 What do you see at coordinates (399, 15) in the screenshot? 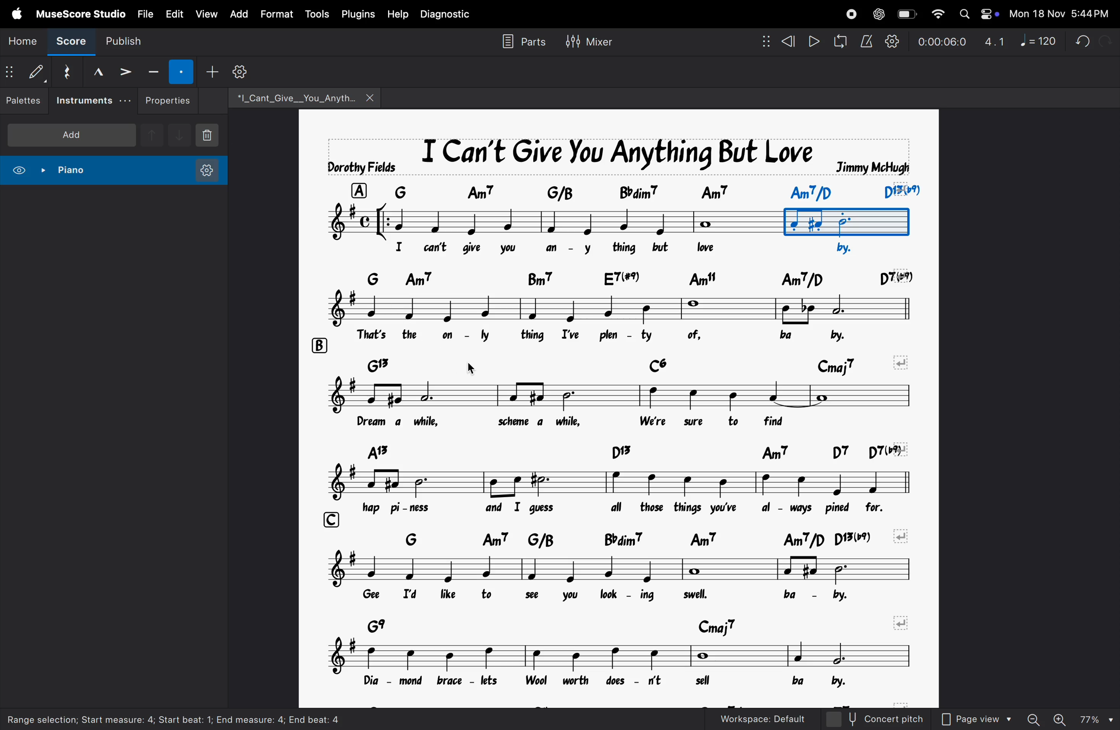
I see `help` at bounding box center [399, 15].